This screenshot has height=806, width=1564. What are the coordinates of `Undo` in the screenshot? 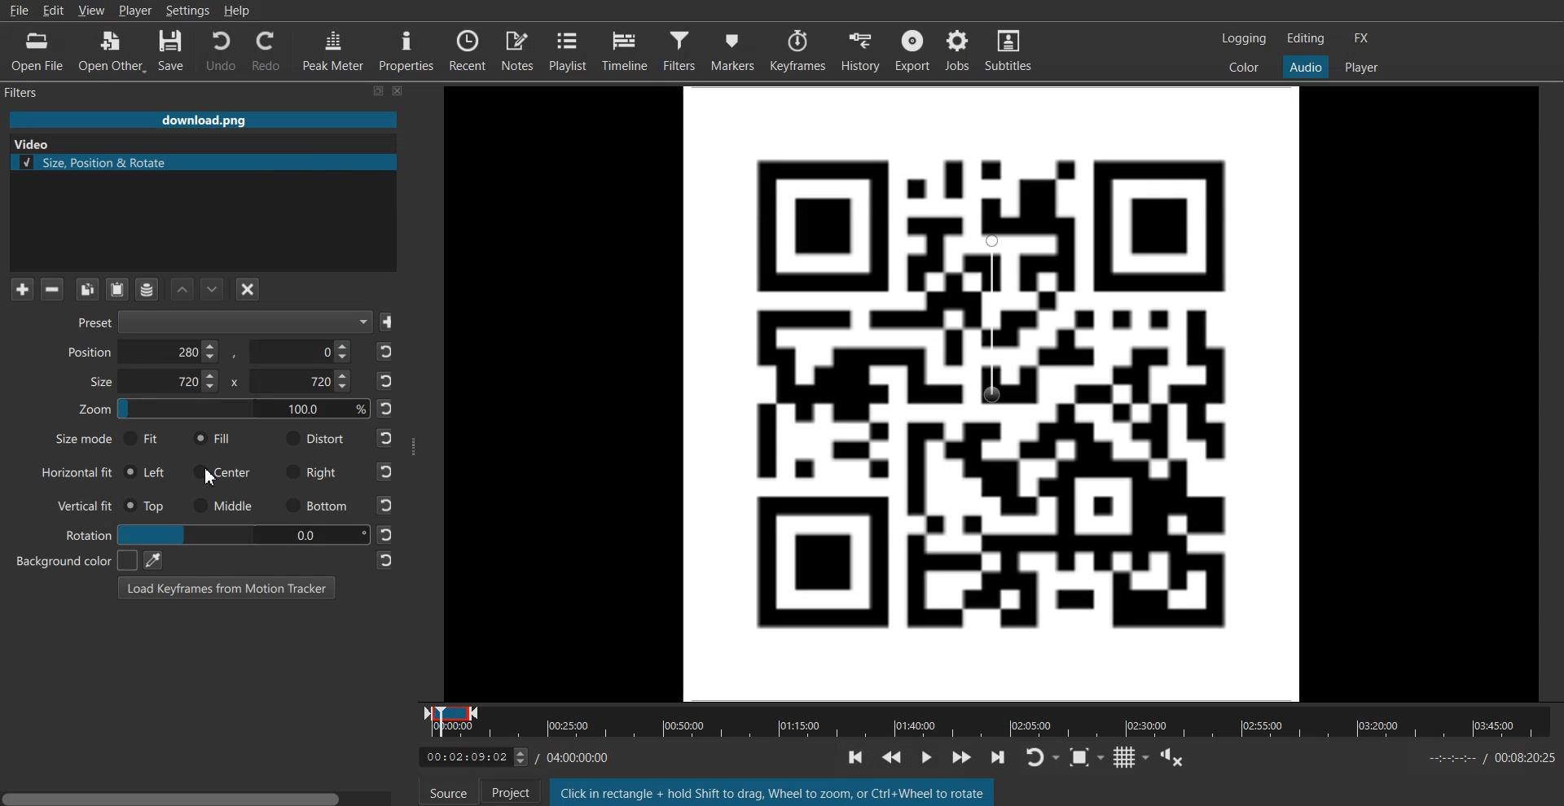 It's located at (219, 51).